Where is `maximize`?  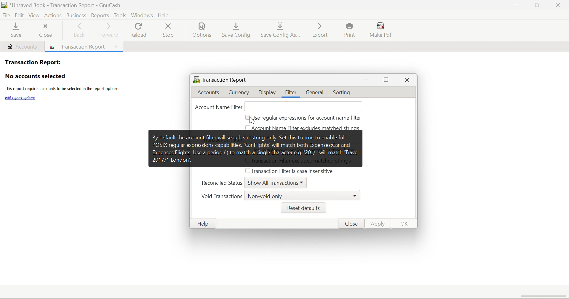 maximize is located at coordinates (387, 81).